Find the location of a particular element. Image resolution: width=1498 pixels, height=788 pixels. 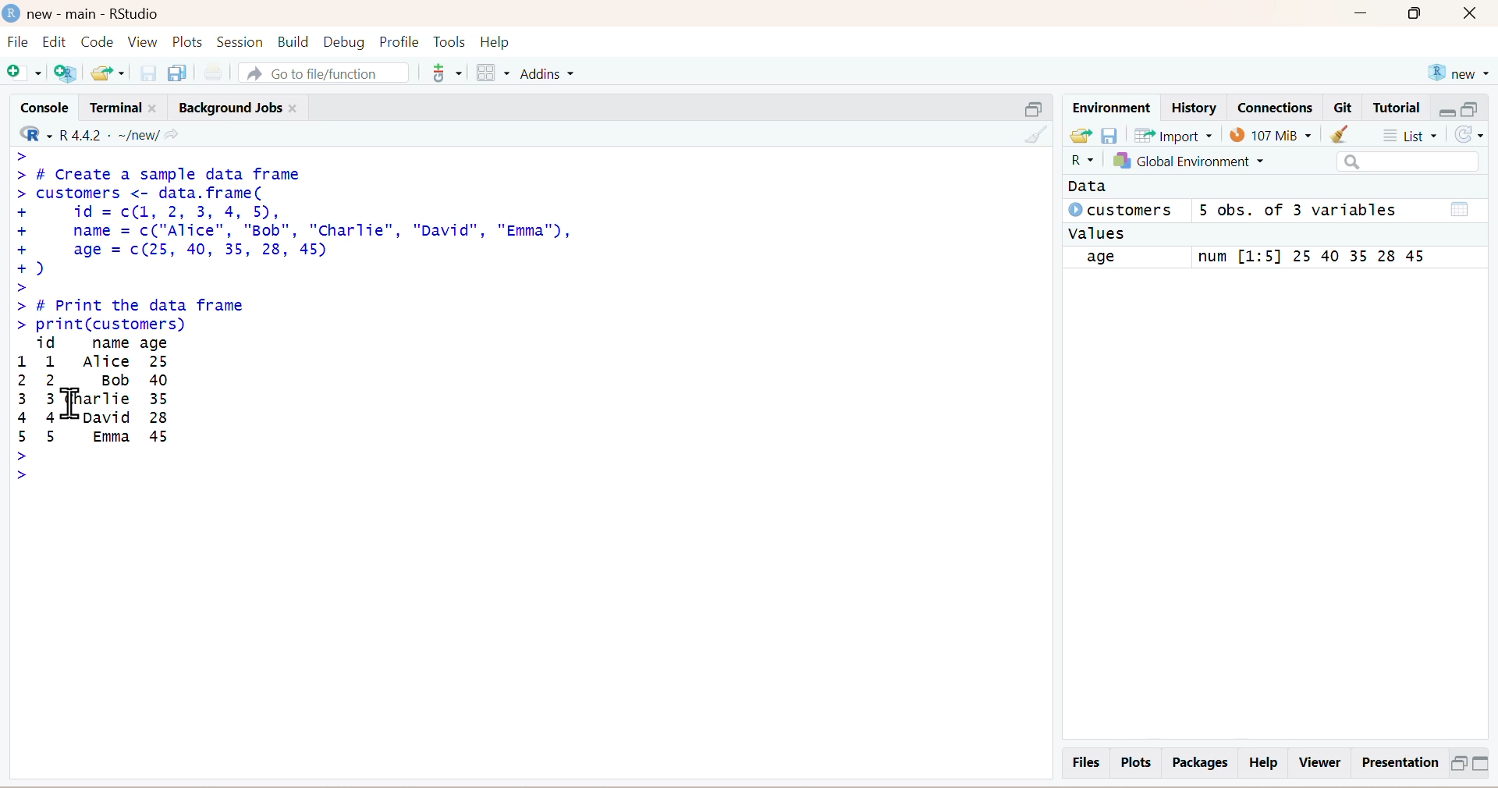

History is located at coordinates (1193, 107).